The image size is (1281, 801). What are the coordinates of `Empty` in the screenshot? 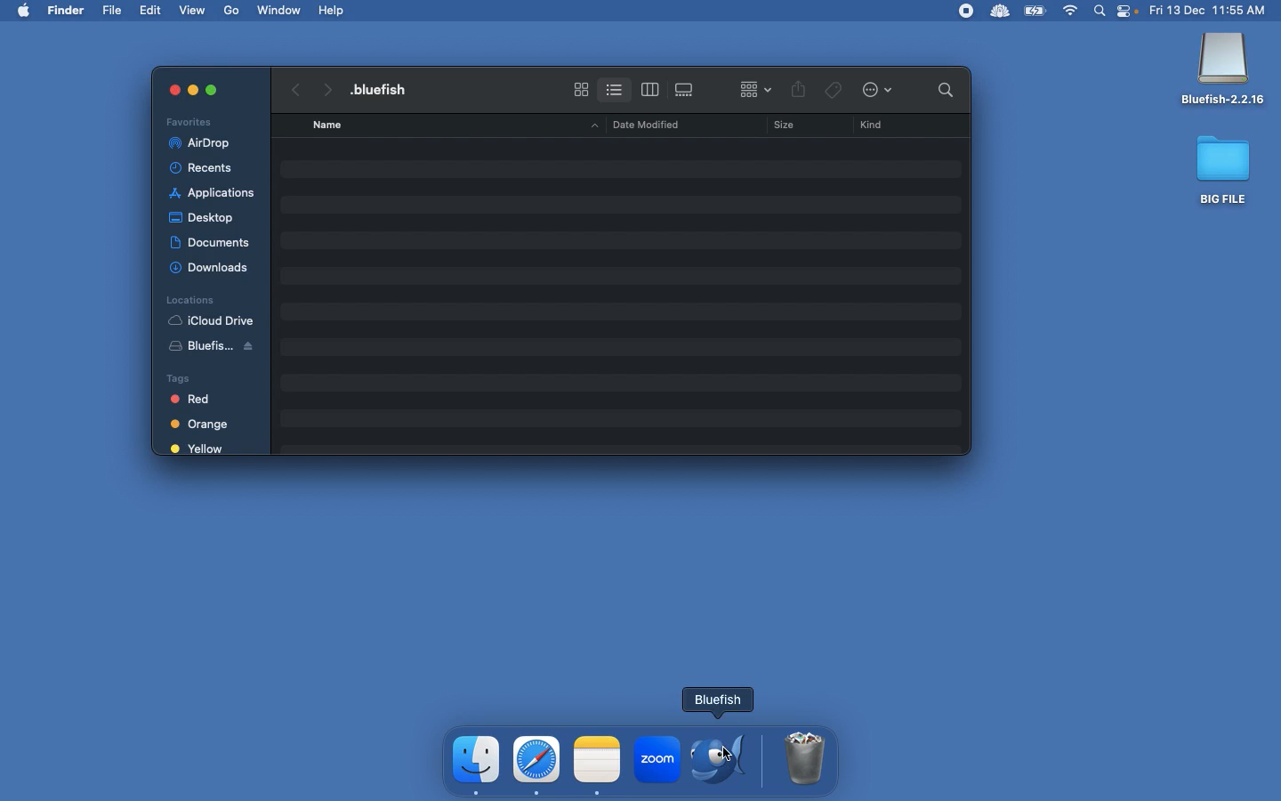 It's located at (627, 289).